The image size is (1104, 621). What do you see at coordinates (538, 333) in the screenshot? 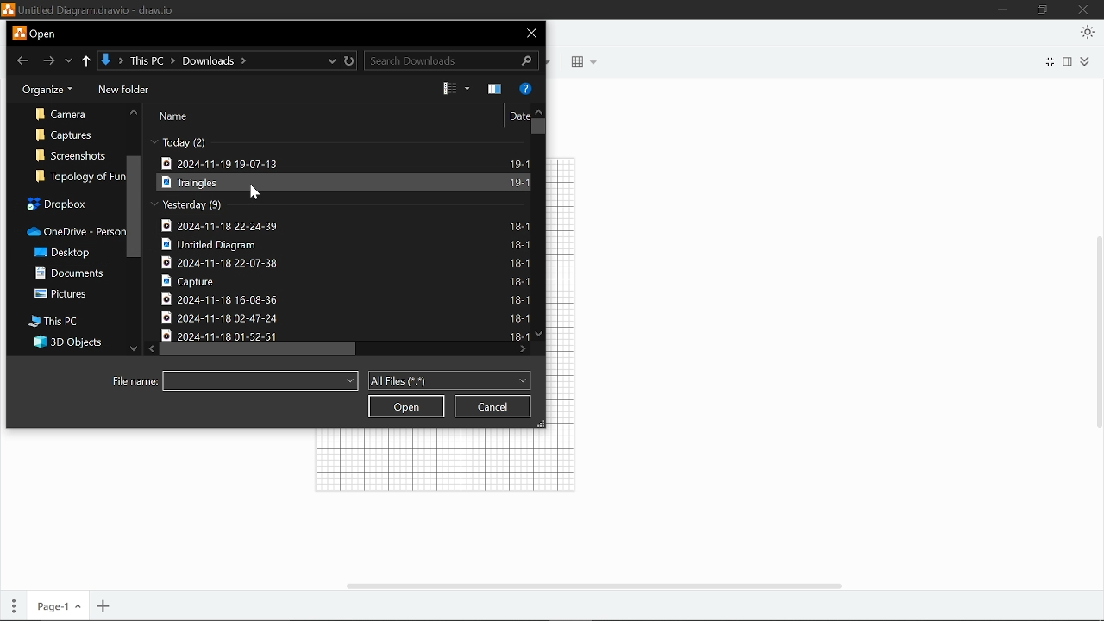
I see `Move down in files` at bounding box center [538, 333].